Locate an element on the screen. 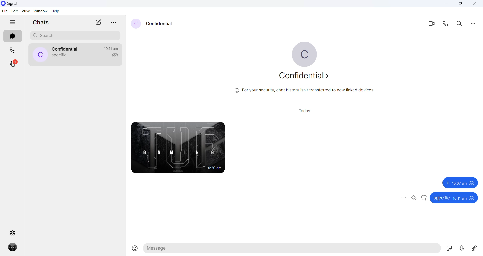  profile is located at coordinates (13, 247).